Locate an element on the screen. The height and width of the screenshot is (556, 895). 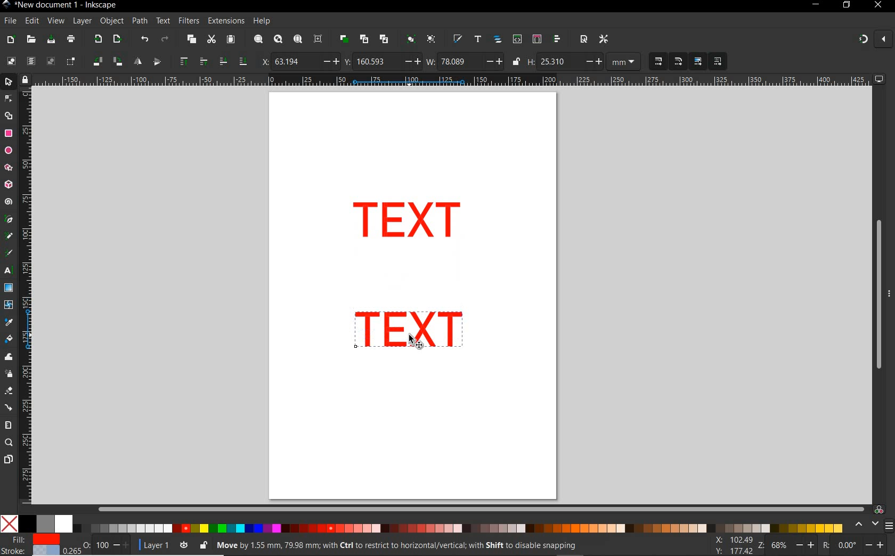
ruler is located at coordinates (27, 299).